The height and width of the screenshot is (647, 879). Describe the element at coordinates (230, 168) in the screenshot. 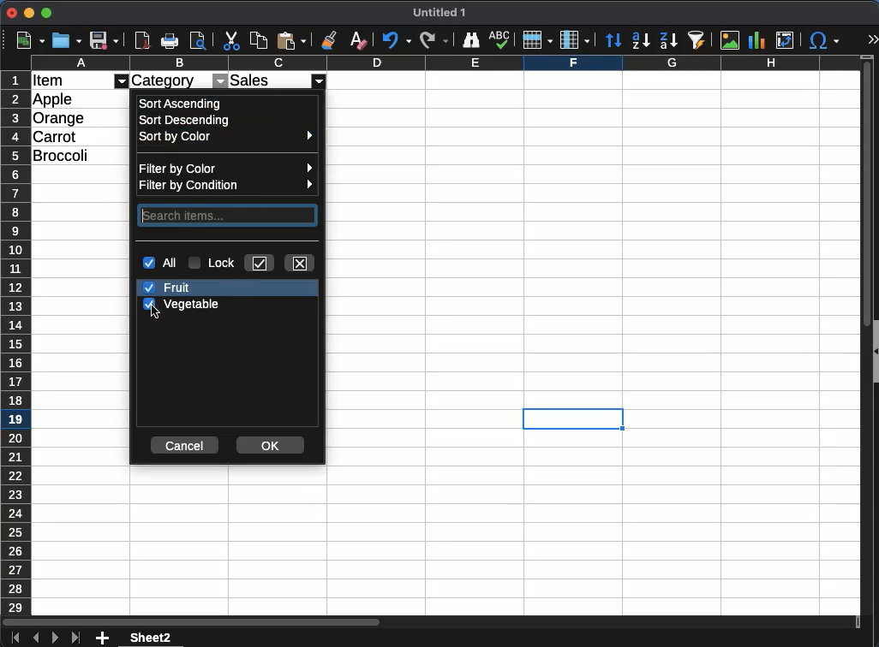

I see `filter by color` at that location.